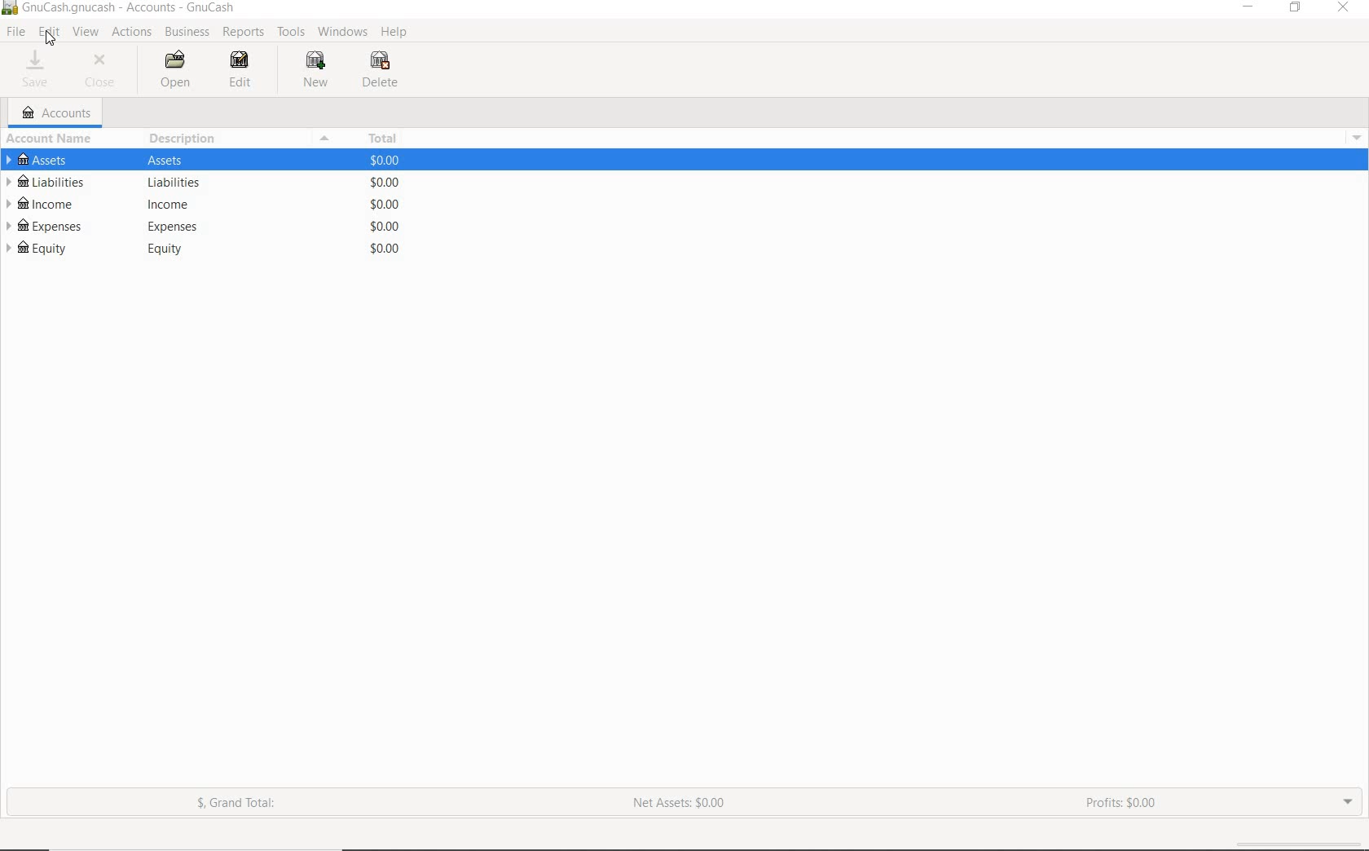 The image size is (1369, 851). Describe the element at coordinates (1301, 11) in the screenshot. I see `RESTORE DOWN` at that location.